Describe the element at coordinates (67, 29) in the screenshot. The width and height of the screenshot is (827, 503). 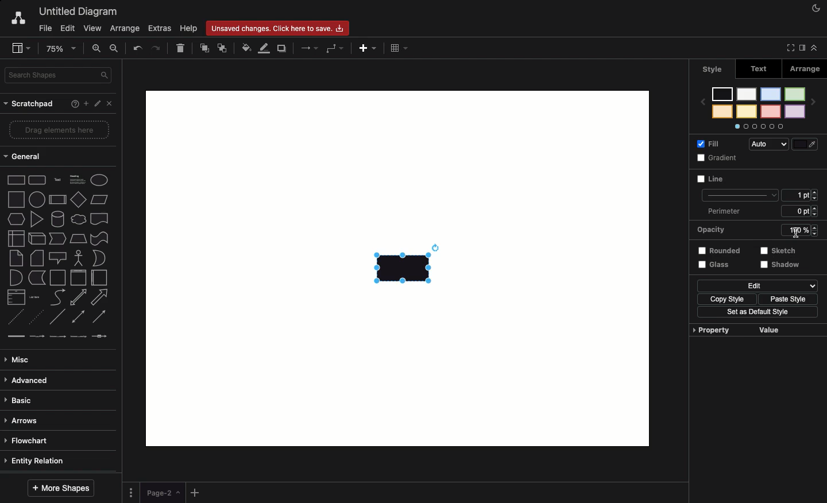
I see `Edit` at that location.